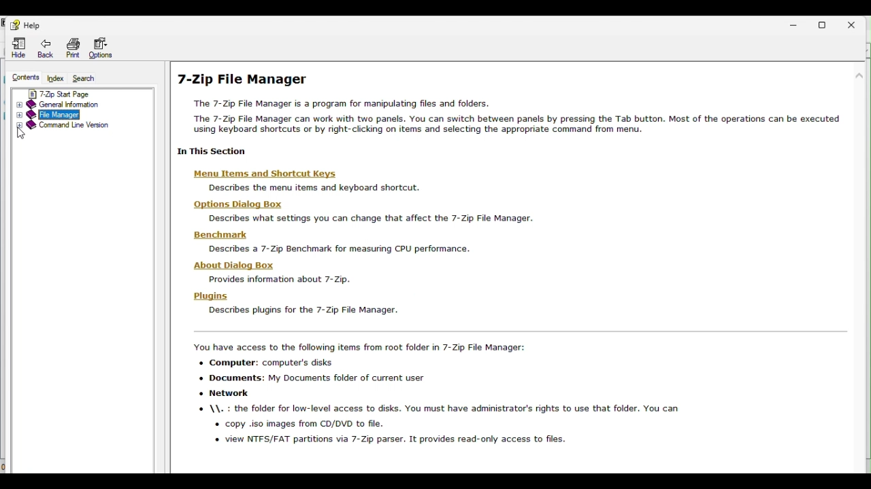 The width and height of the screenshot is (871, 489). Describe the element at coordinates (212, 296) in the screenshot. I see `plugins` at that location.